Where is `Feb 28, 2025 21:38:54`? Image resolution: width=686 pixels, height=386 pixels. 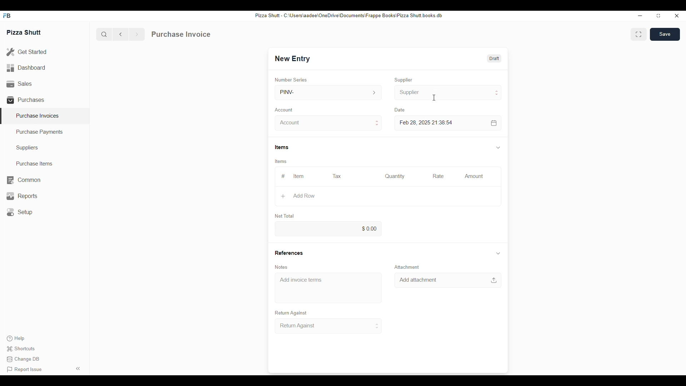 Feb 28, 2025 21:38:54 is located at coordinates (427, 123).